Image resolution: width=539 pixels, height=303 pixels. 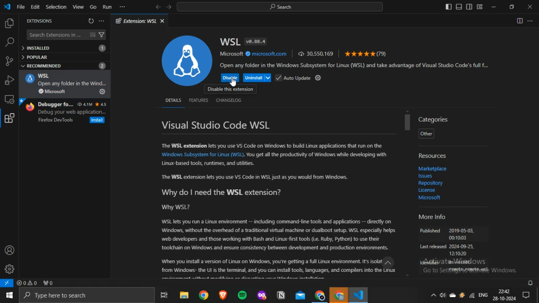 What do you see at coordinates (243, 295) in the screenshot?
I see `spotify` at bounding box center [243, 295].